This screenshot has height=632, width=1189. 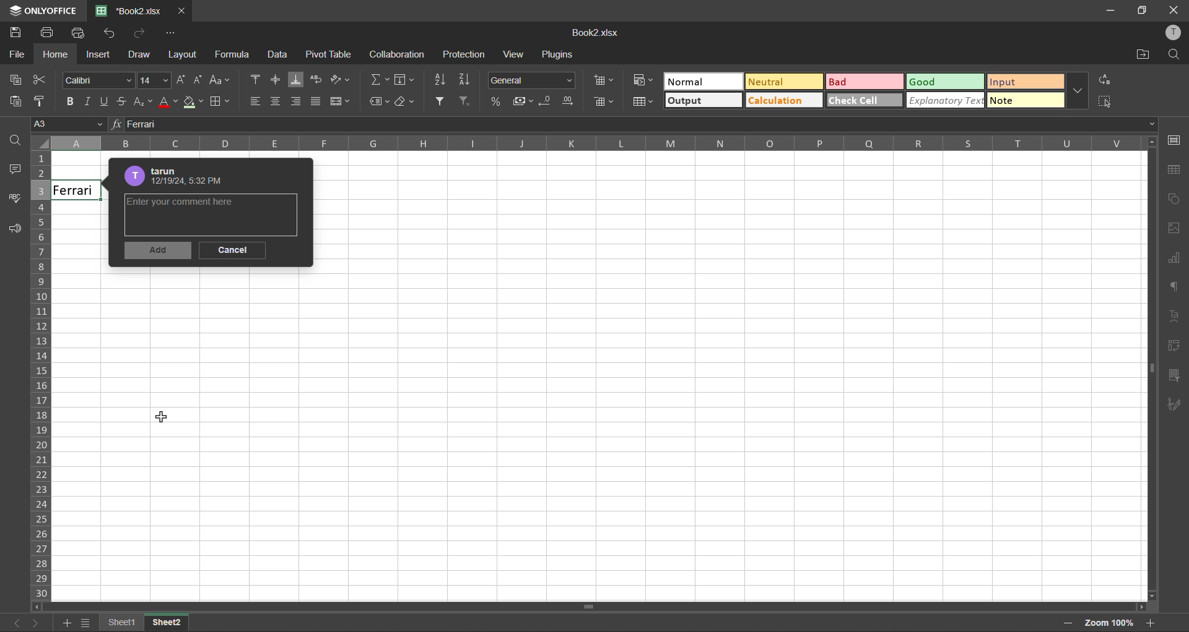 What do you see at coordinates (440, 101) in the screenshot?
I see `filter` at bounding box center [440, 101].